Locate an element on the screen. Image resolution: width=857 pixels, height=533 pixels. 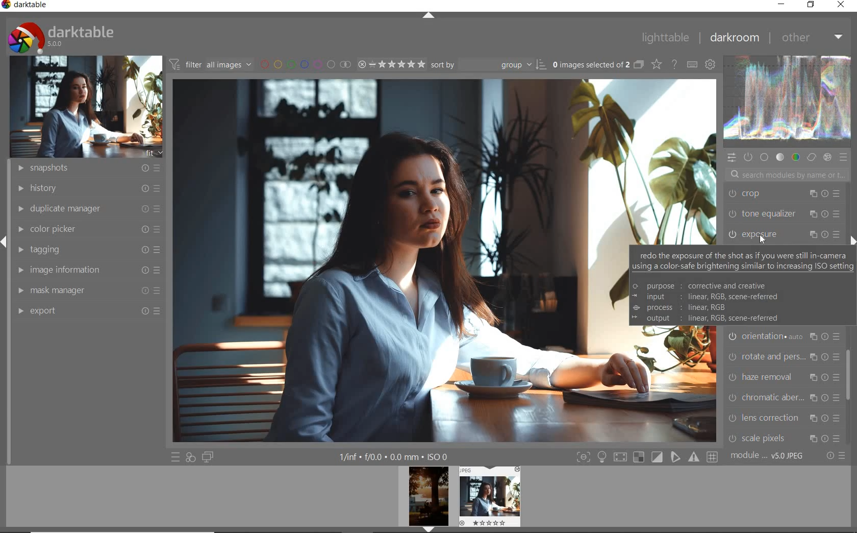
SHOW GLOBAL PREFERENCE is located at coordinates (711, 64).